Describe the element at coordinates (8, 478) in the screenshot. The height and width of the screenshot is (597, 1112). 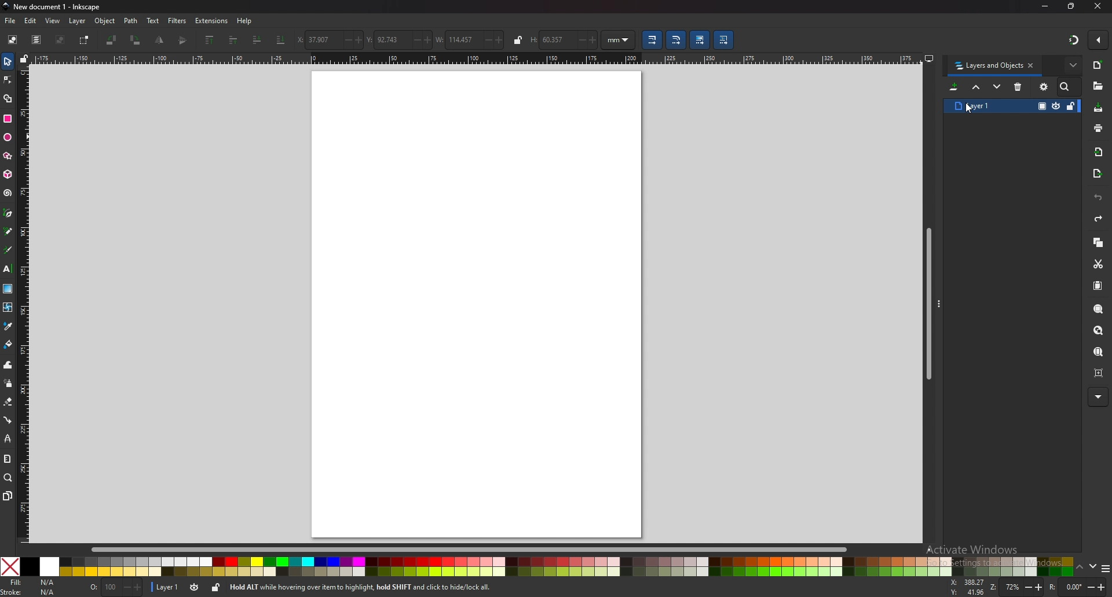
I see `zoom` at that location.